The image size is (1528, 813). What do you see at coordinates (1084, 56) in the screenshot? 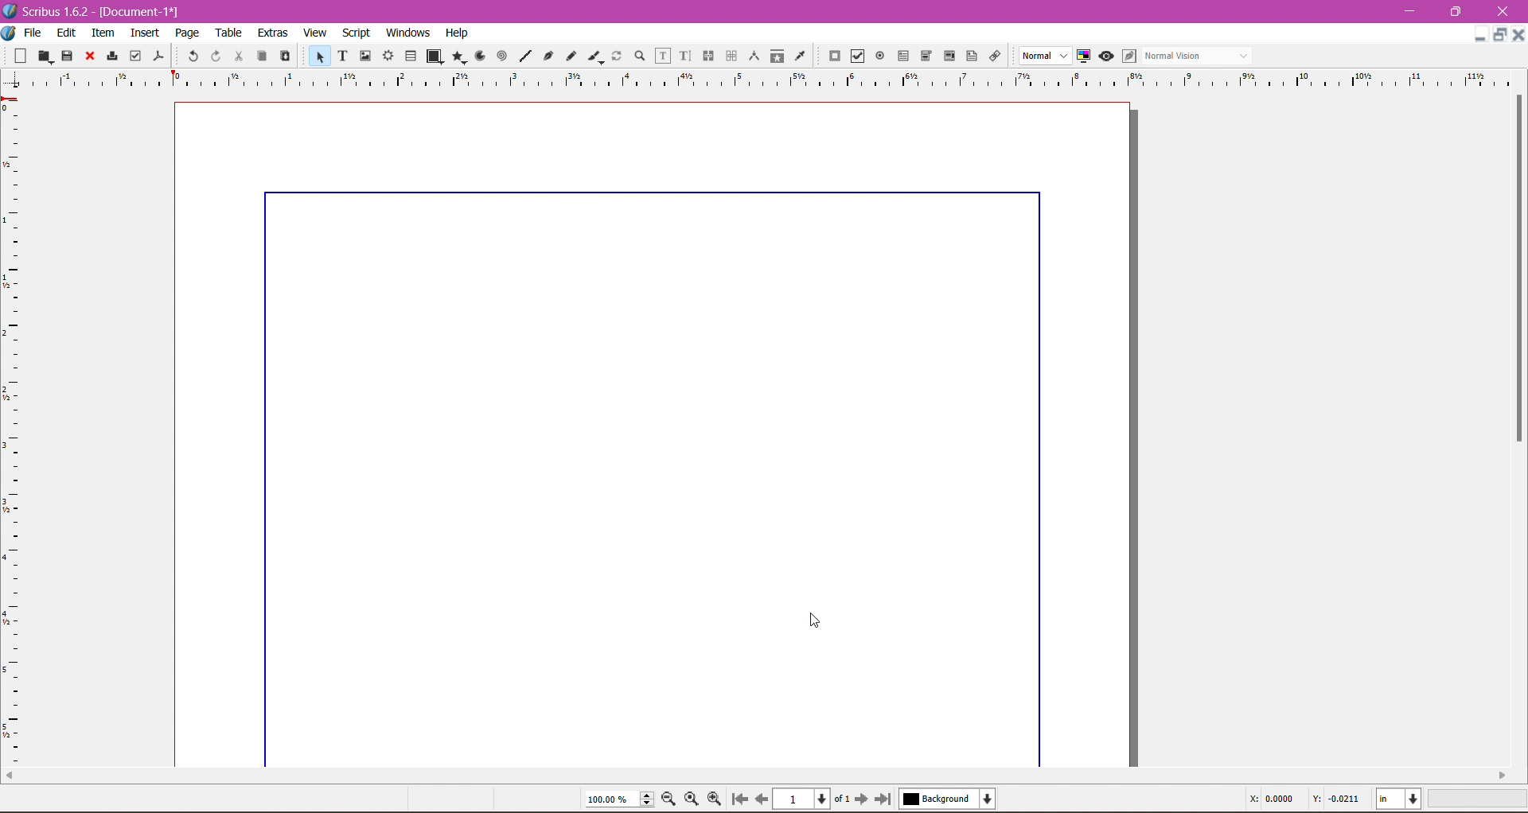
I see `Toggle Color Management System` at bounding box center [1084, 56].